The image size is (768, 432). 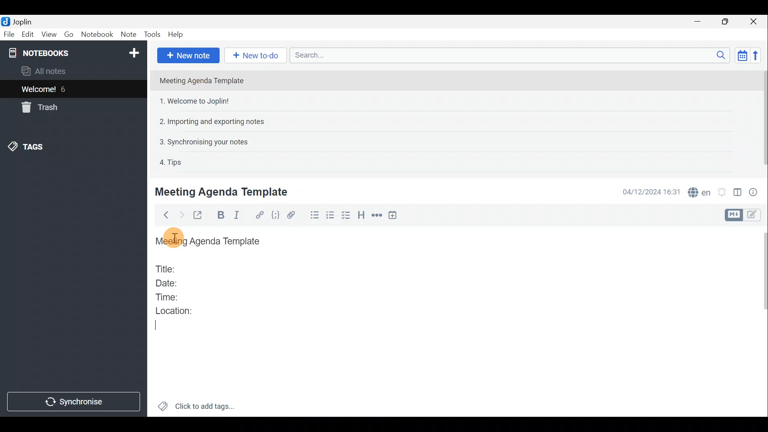 What do you see at coordinates (173, 282) in the screenshot?
I see `Date:` at bounding box center [173, 282].